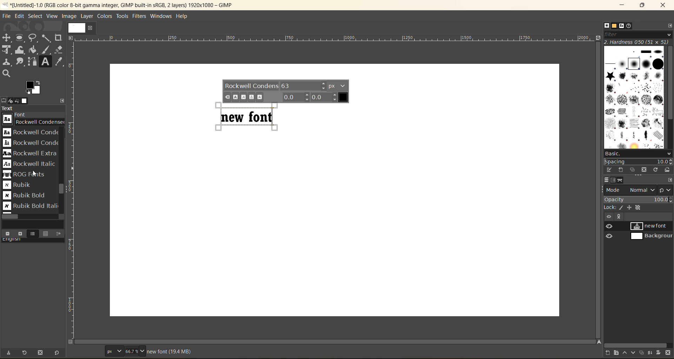 This screenshot has height=359, width=674. What do you see at coordinates (26, 101) in the screenshot?
I see `images` at bounding box center [26, 101].